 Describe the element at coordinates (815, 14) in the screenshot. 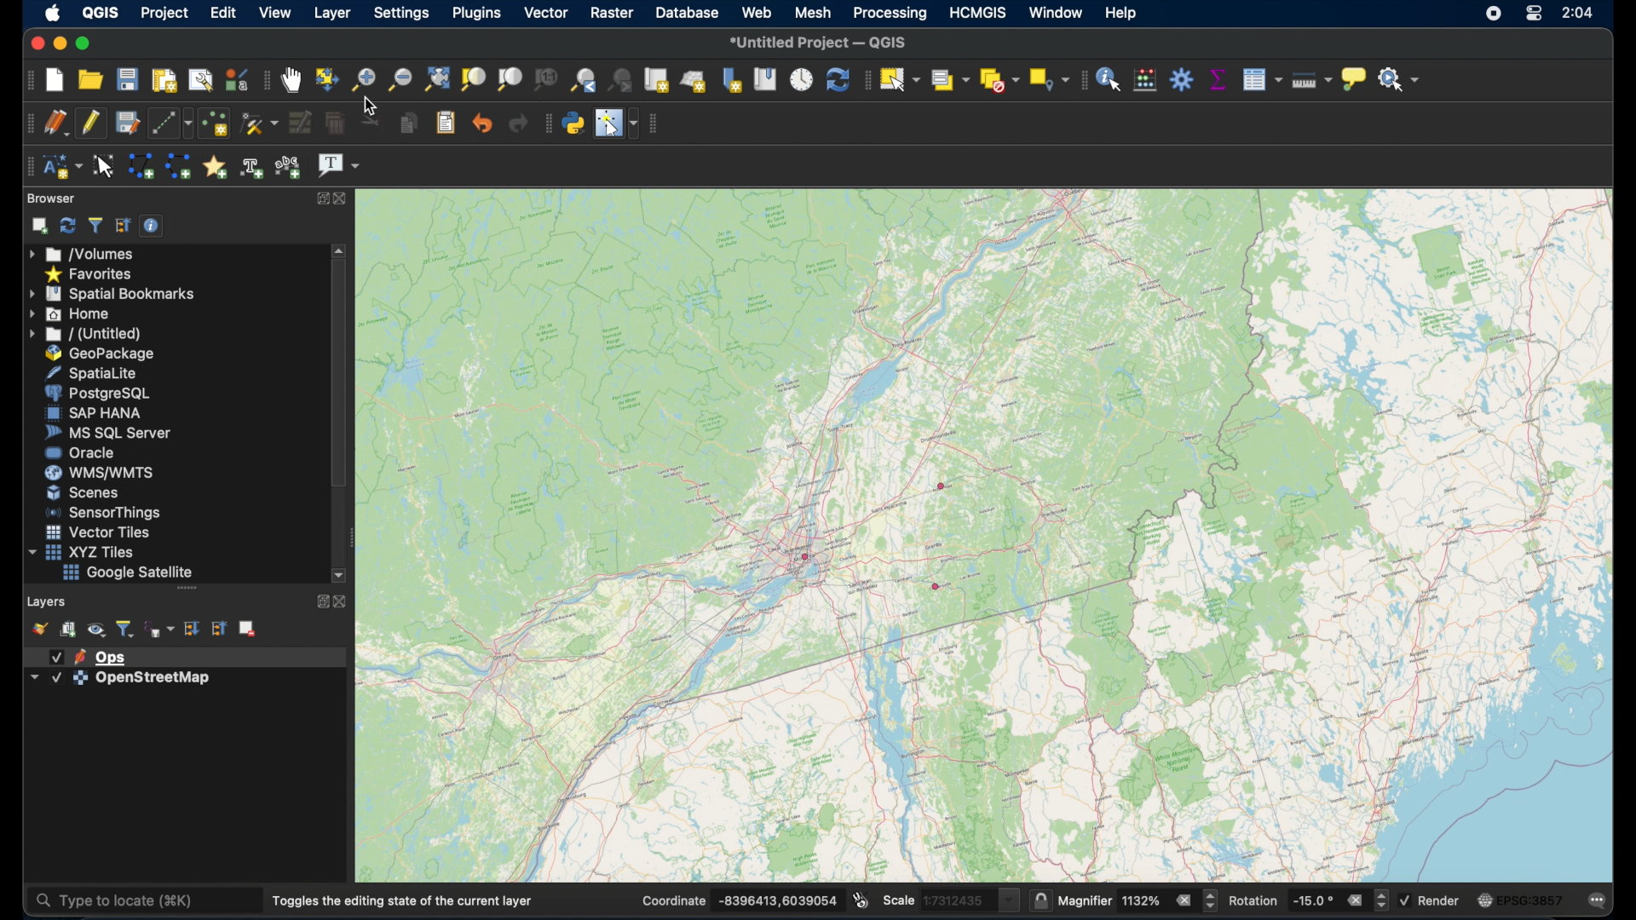

I see `mesh` at that location.